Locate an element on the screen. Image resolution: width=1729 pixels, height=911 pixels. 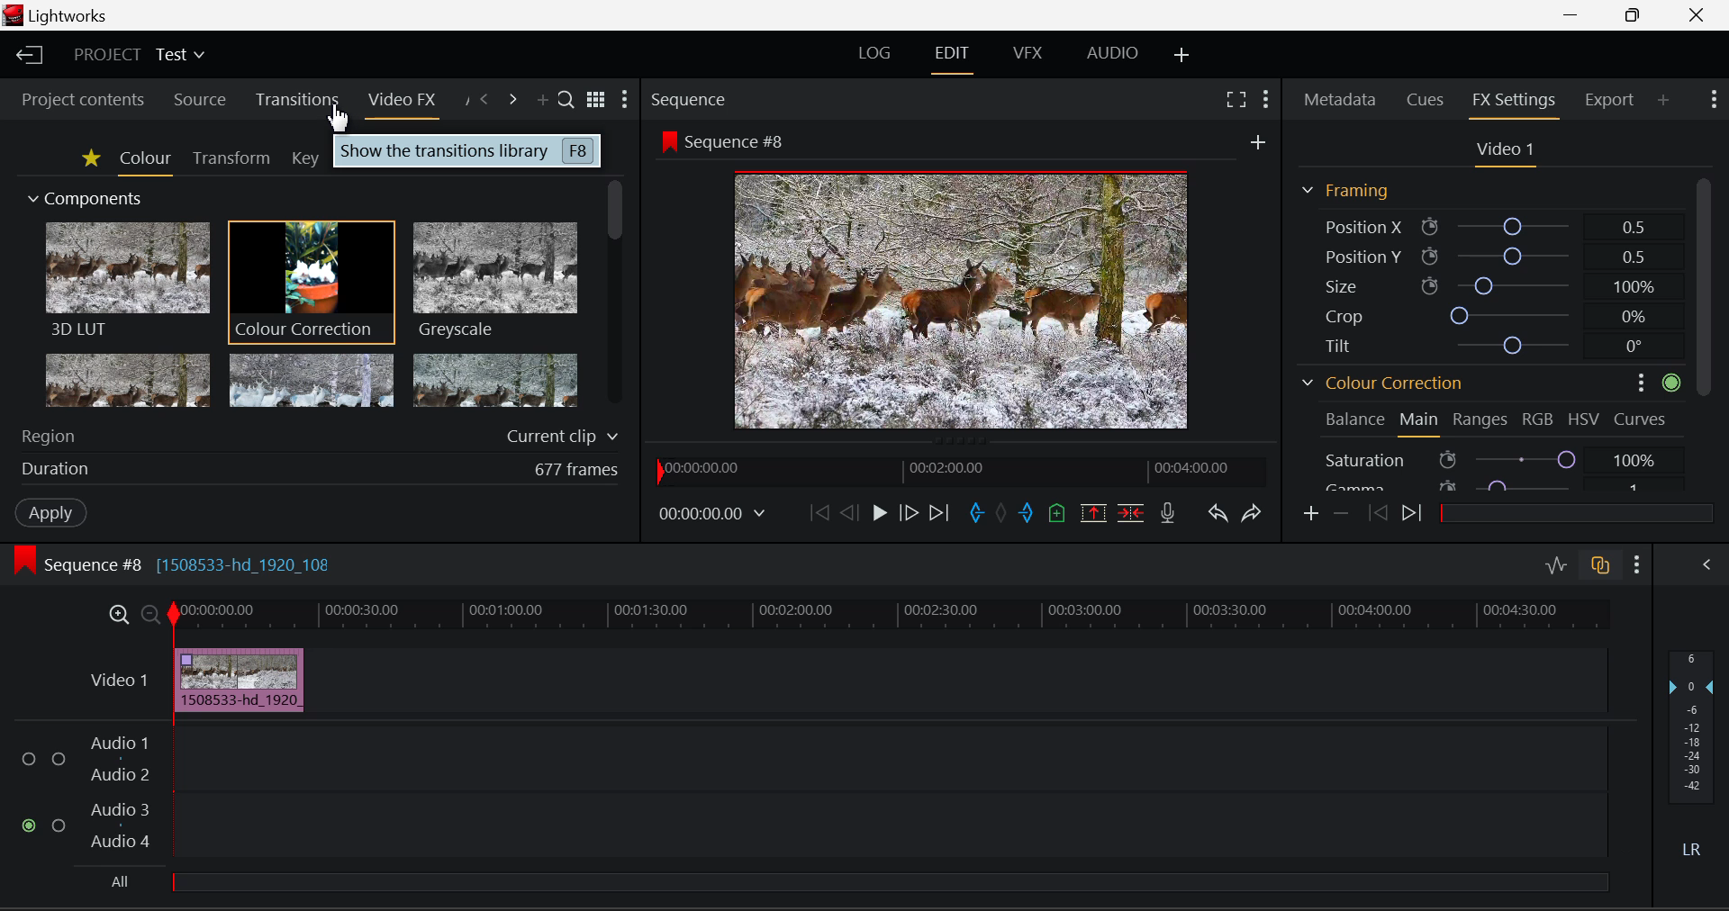
Sequence Preview Section is located at coordinates (693, 101).